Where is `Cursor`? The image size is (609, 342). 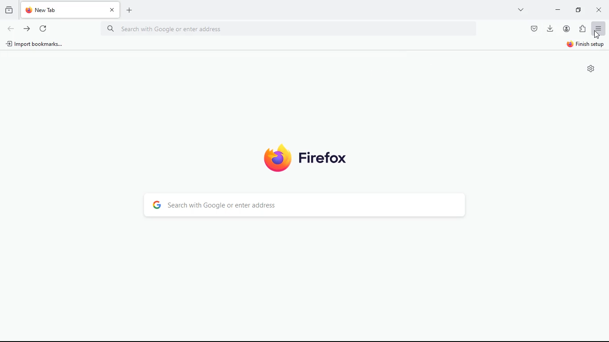
Cursor is located at coordinates (597, 33).